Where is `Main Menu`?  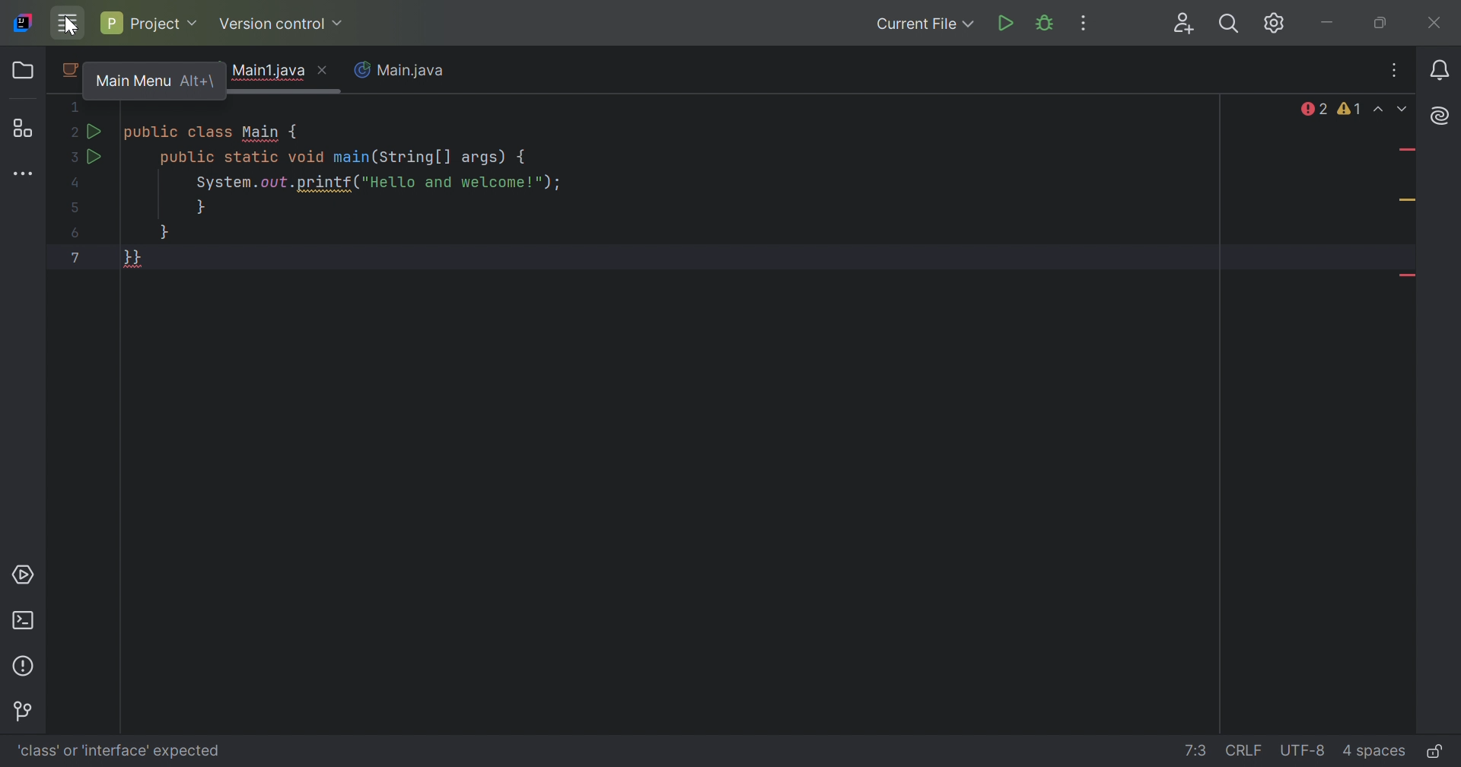 Main Menu is located at coordinates (67, 23).